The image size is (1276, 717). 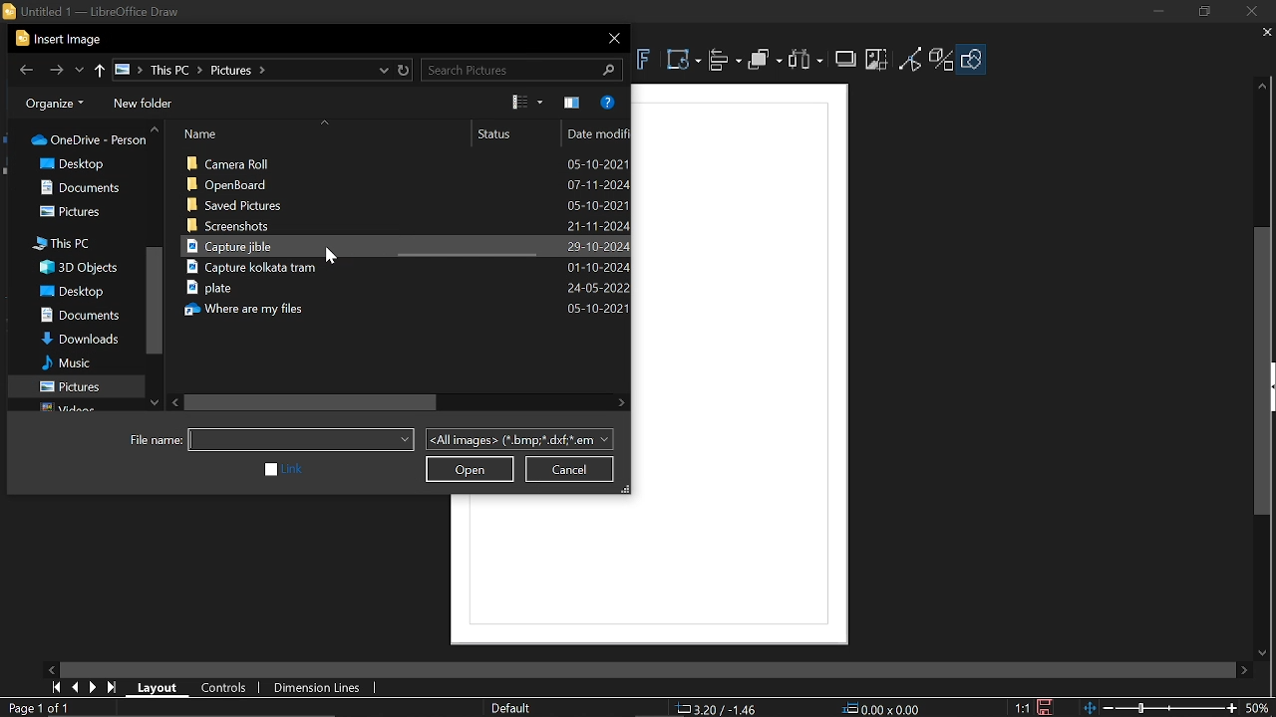 What do you see at coordinates (808, 62) in the screenshot?
I see `Select at least three objects to distribute` at bounding box center [808, 62].